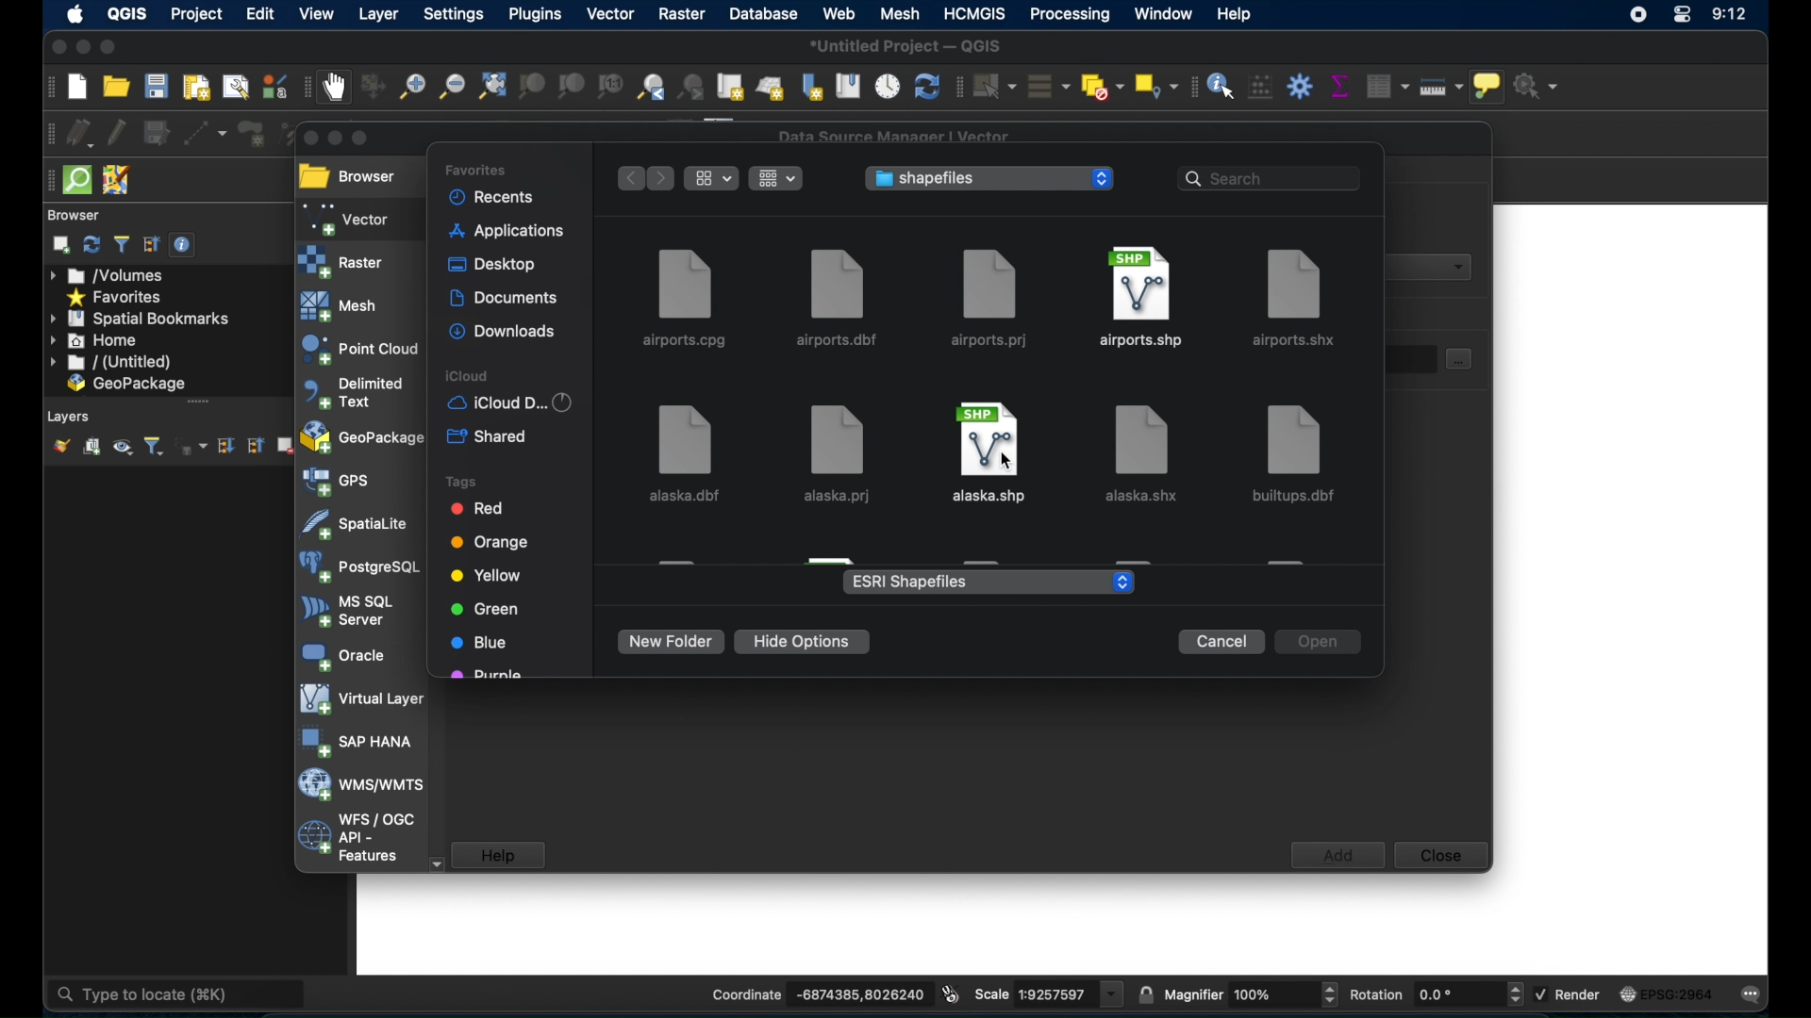 The height and width of the screenshot is (1018, 1811). Describe the element at coordinates (1163, 16) in the screenshot. I see `window` at that location.